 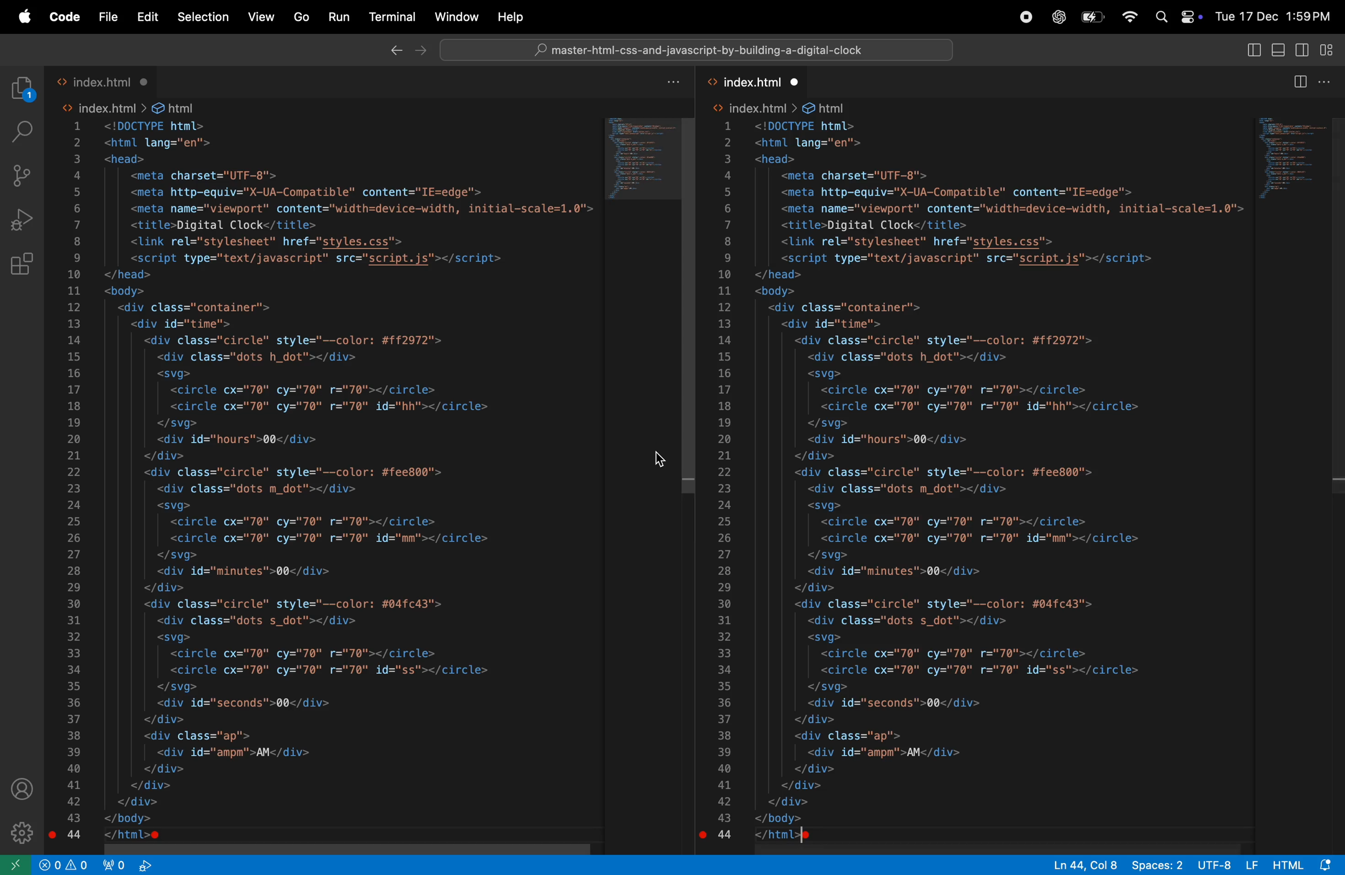 I want to click on line index, so click(x=725, y=484).